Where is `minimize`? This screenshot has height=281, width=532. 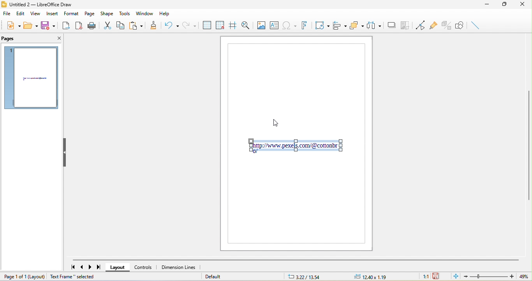
minimize is located at coordinates (487, 4).